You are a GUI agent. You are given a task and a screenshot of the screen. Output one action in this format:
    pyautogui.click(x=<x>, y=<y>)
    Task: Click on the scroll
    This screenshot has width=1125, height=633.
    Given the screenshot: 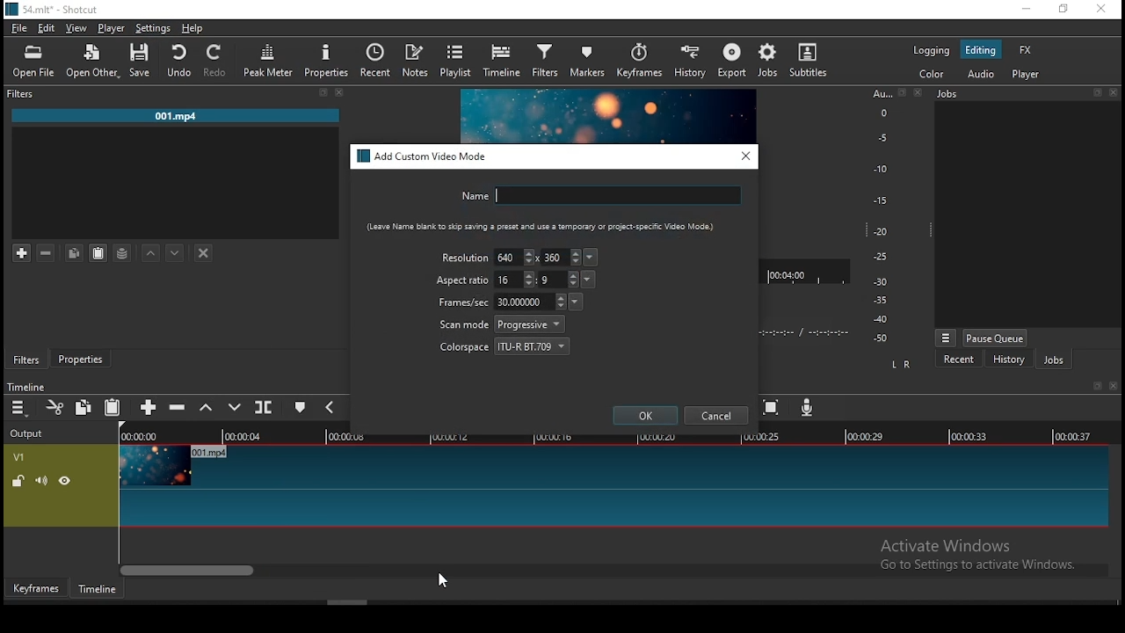 What is the action you would take?
    pyautogui.click(x=347, y=602)
    